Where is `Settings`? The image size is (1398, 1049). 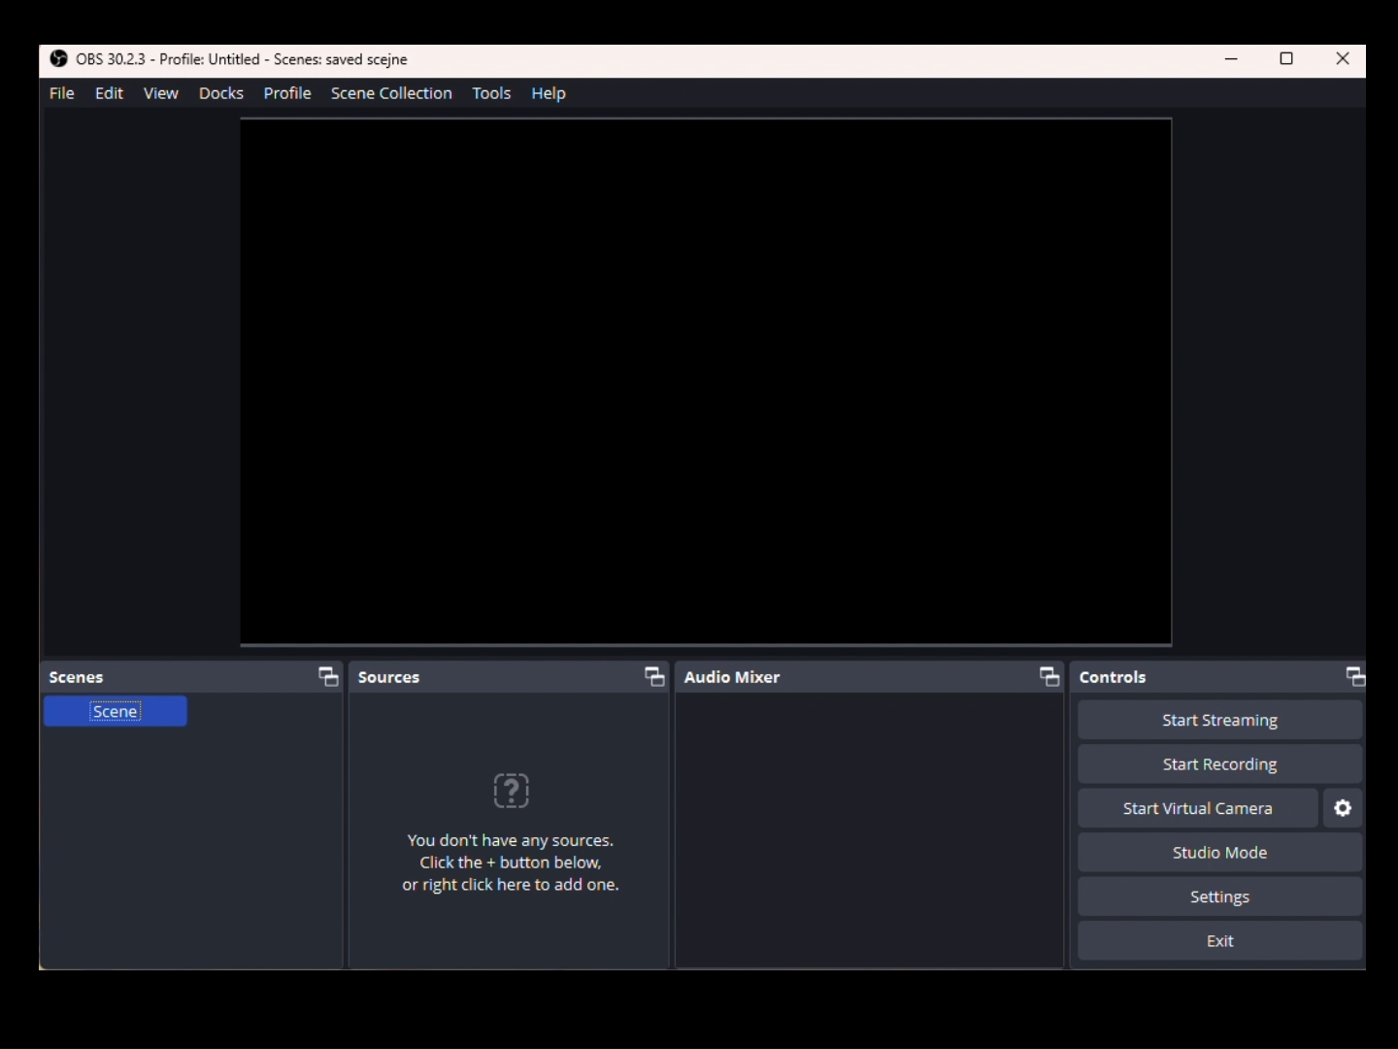 Settings is located at coordinates (1221, 897).